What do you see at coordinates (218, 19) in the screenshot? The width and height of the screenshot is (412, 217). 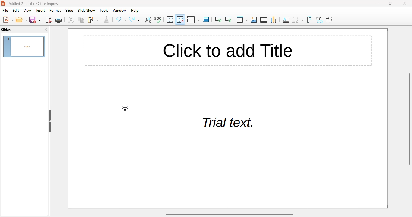 I see `start from first slide` at bounding box center [218, 19].